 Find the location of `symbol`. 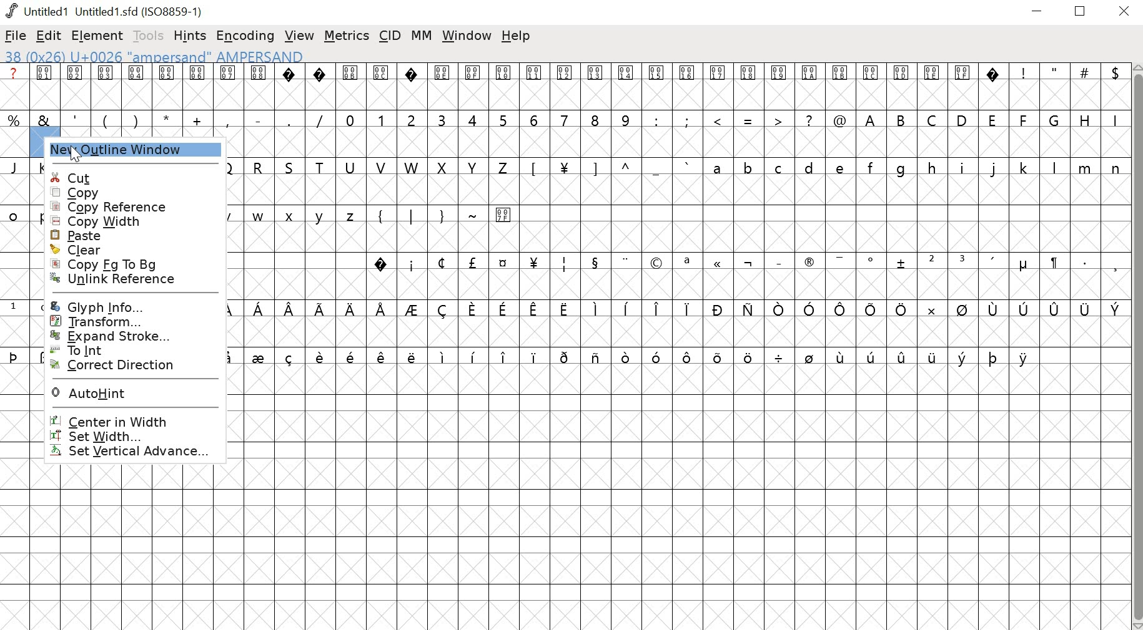

symbol is located at coordinates (473, 355).